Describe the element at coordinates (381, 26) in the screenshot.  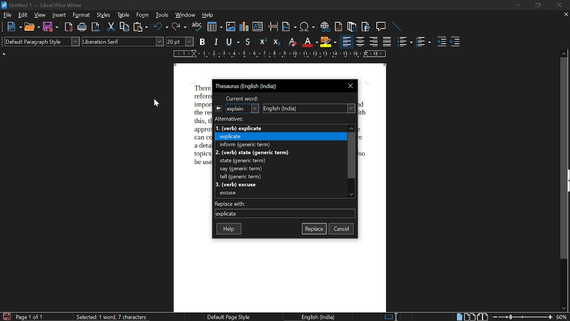
I see `insert comment` at that location.